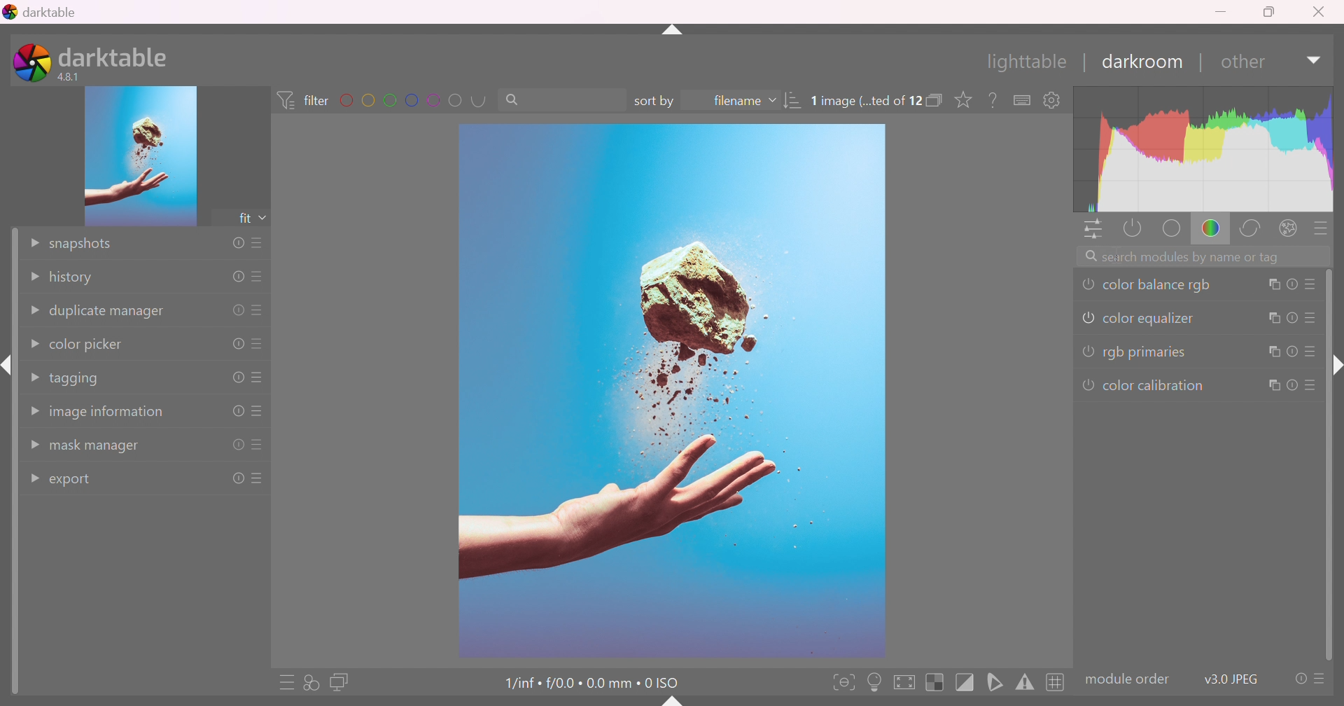 Image resolution: width=1344 pixels, height=706 pixels. I want to click on Drop Down, so click(31, 345).